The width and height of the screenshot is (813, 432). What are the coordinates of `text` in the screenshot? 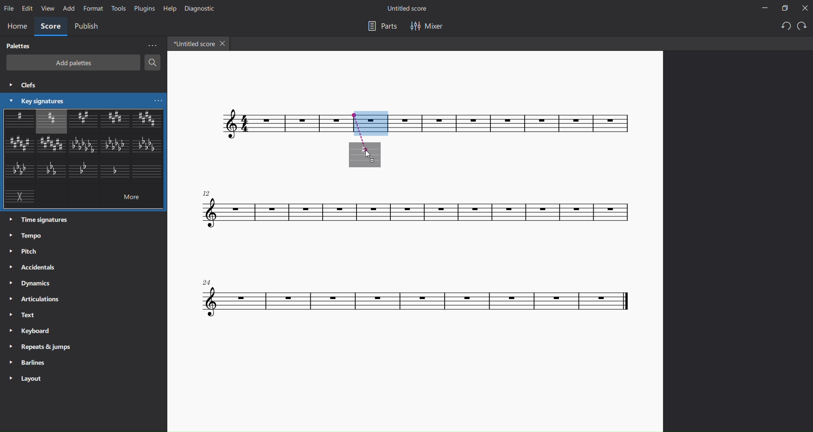 It's located at (25, 315).